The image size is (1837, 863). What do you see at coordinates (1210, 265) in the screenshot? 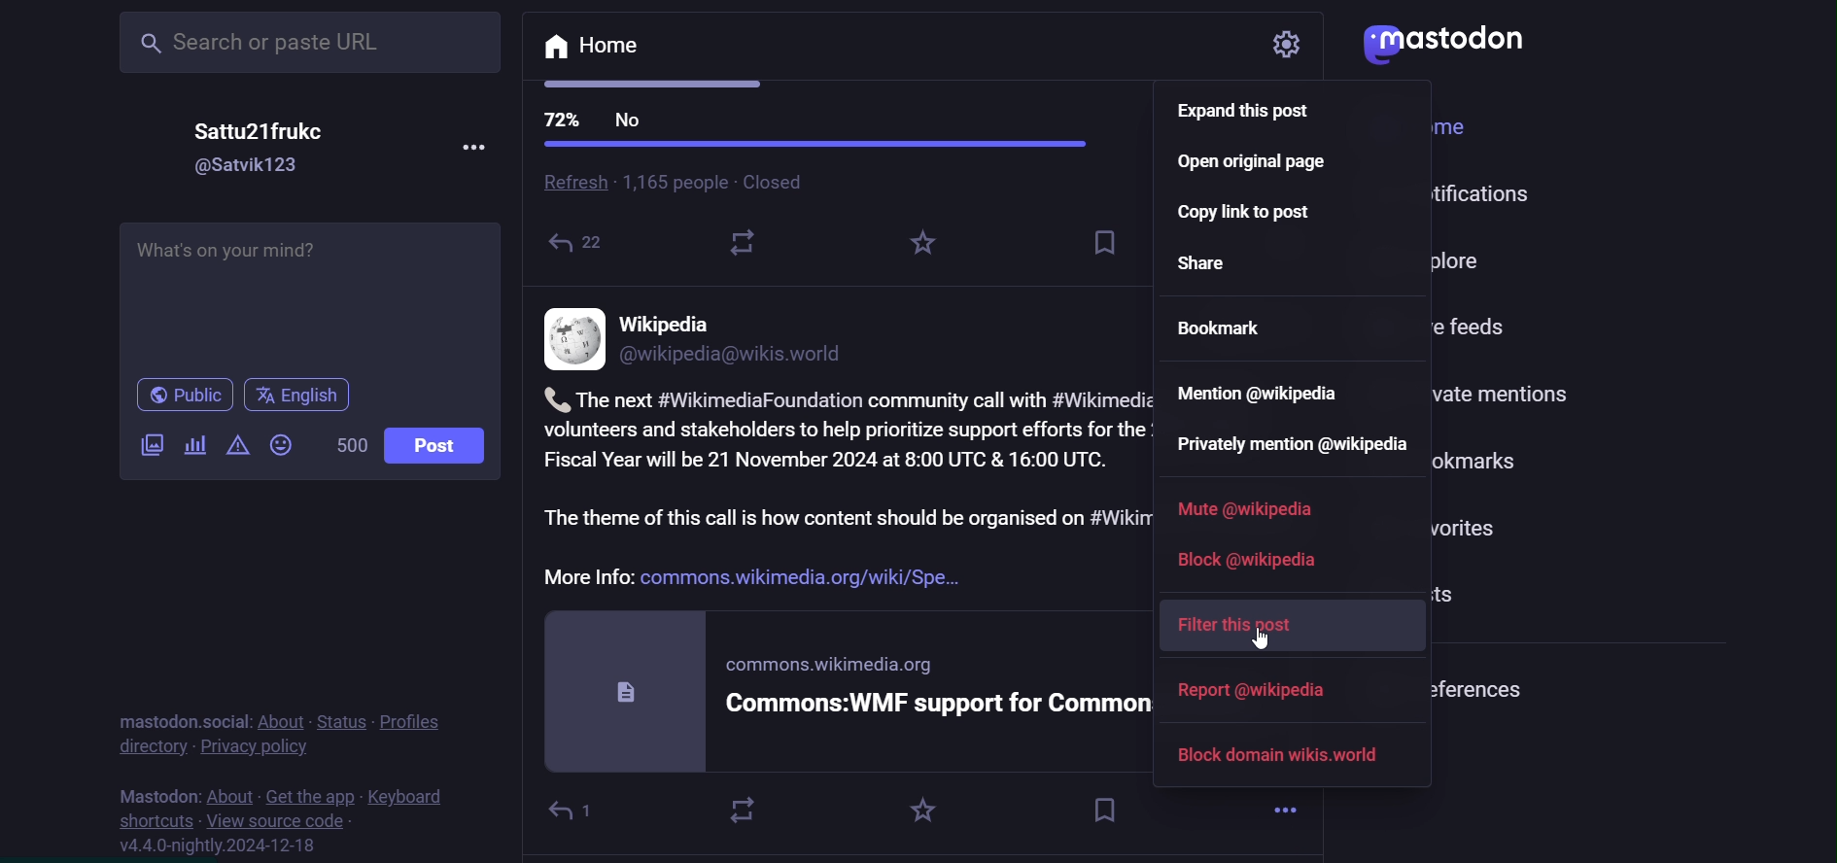
I see `share` at bounding box center [1210, 265].